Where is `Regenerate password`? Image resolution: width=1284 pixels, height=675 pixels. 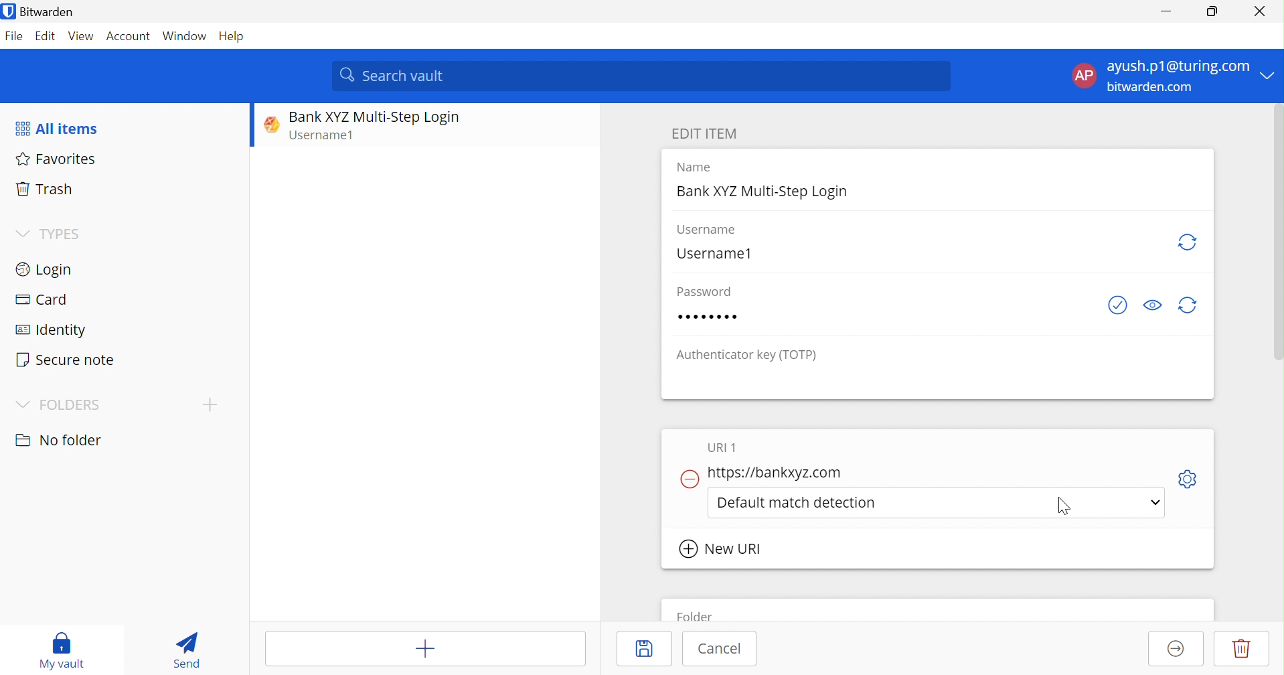
Regenerate password is located at coordinates (1190, 306).